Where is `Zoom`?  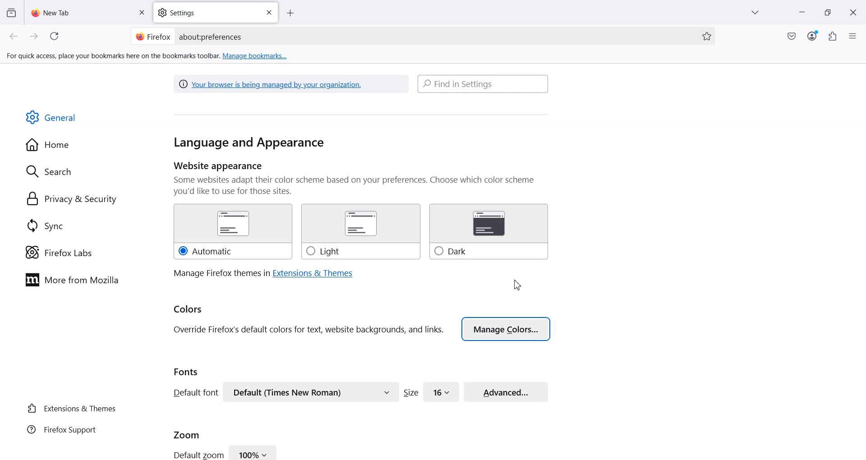 Zoom is located at coordinates (187, 434).